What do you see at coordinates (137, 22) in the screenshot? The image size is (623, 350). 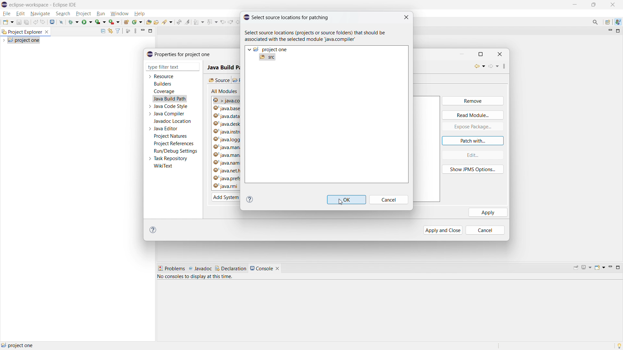 I see `new java class` at bounding box center [137, 22].